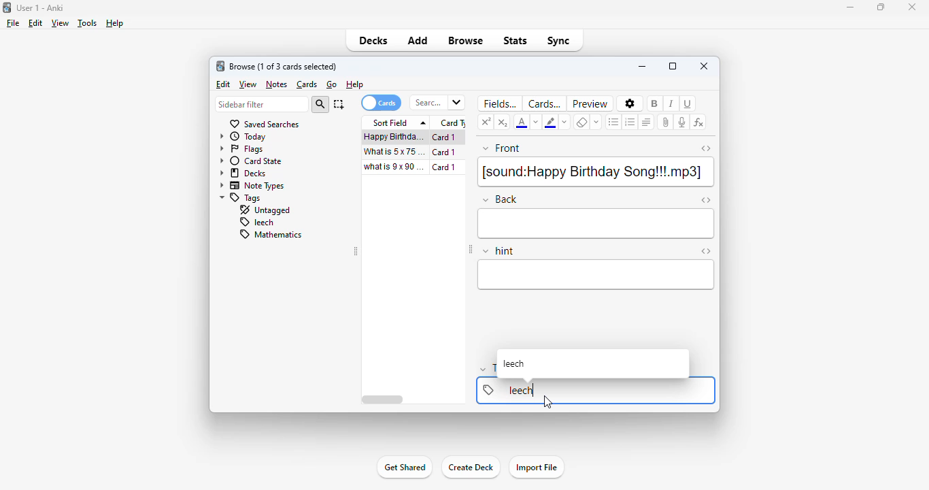  What do you see at coordinates (35, 23) in the screenshot?
I see `edit` at bounding box center [35, 23].